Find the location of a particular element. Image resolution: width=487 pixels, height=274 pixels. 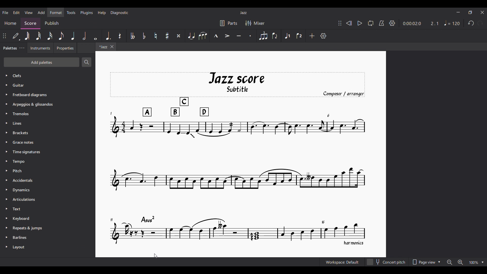

Mixer settings is located at coordinates (254, 23).